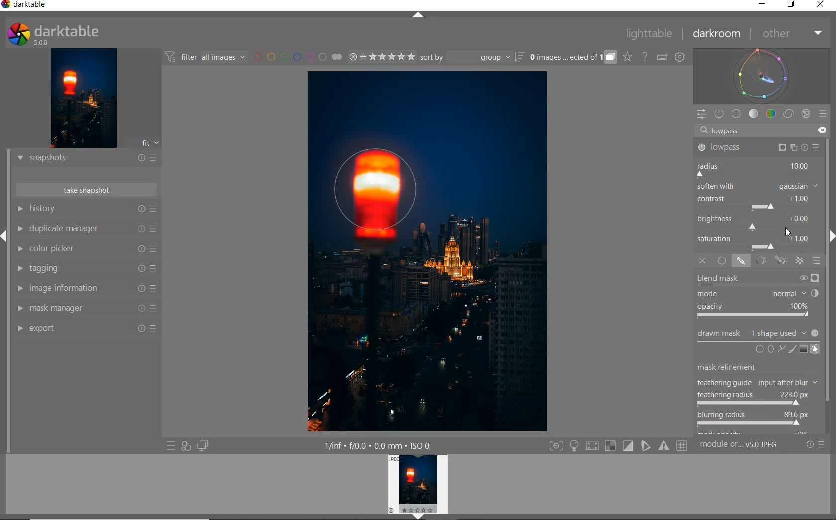 The width and height of the screenshot is (836, 520). What do you see at coordinates (749, 446) in the screenshot?
I see `MODULE...v5.0 JPEG` at bounding box center [749, 446].